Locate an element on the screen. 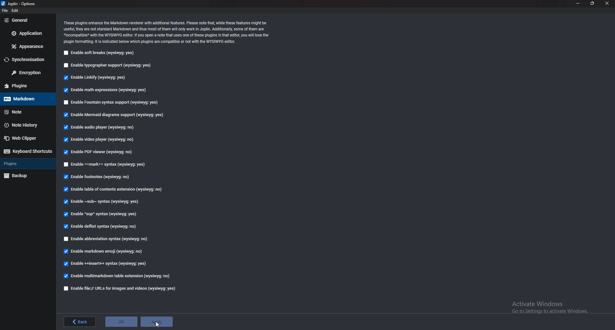  Enable sup syntax is located at coordinates (99, 215).